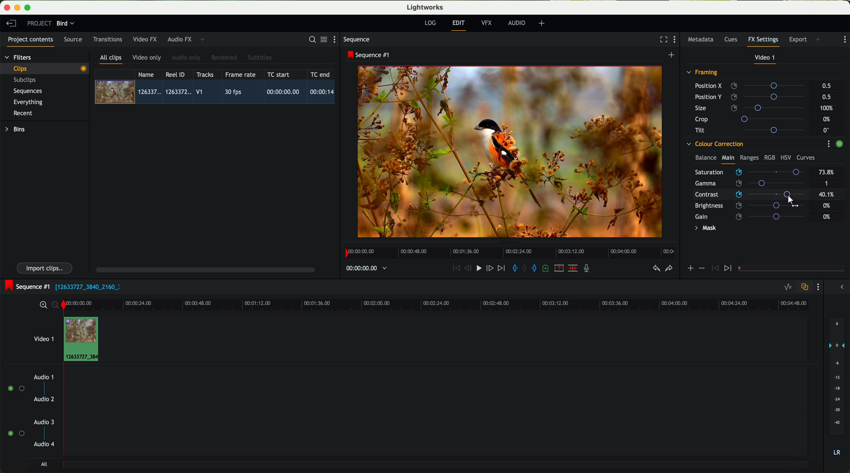  I want to click on leave, so click(11, 24).